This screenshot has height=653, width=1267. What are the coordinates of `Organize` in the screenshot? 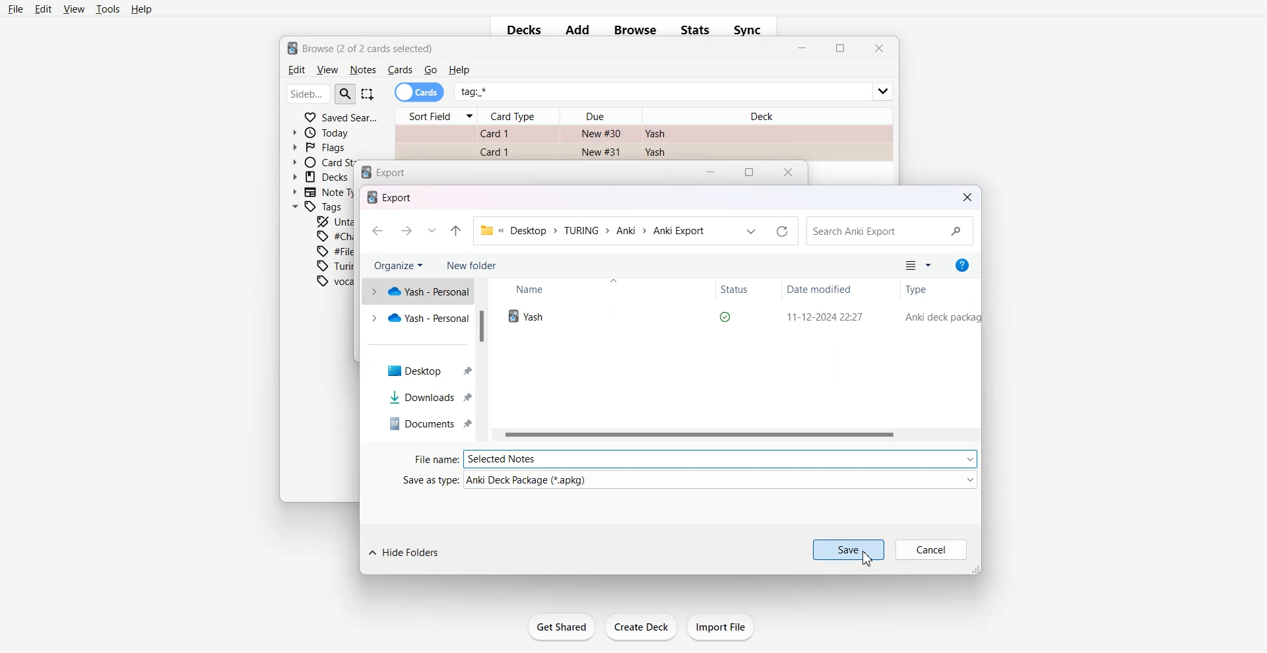 It's located at (399, 265).